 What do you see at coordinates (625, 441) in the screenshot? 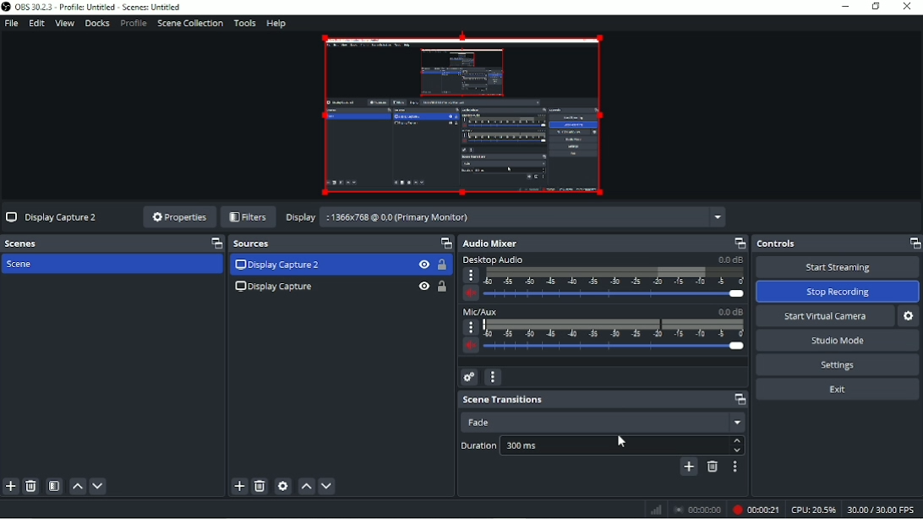
I see `Pointer` at bounding box center [625, 441].